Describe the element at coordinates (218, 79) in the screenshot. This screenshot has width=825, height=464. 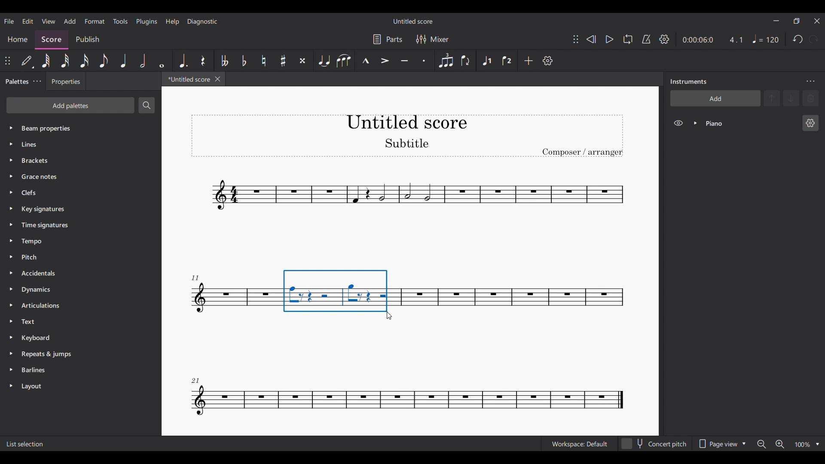
I see `Close tab` at that location.